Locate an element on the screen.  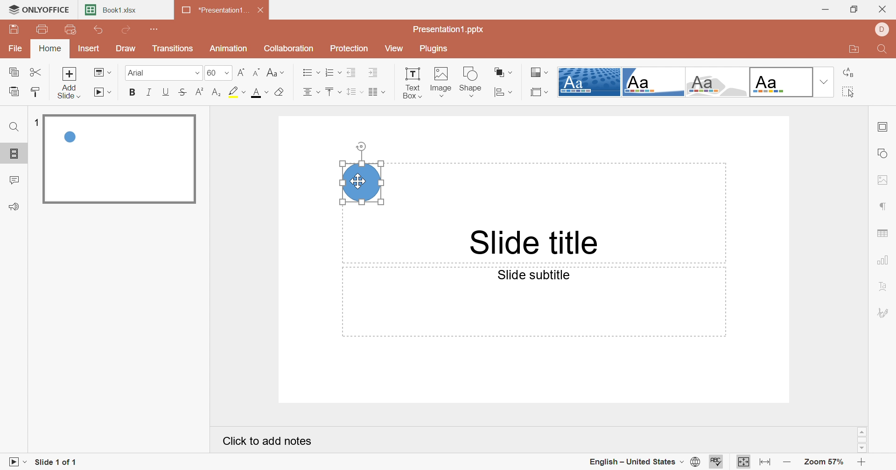
Cut is located at coordinates (36, 72).